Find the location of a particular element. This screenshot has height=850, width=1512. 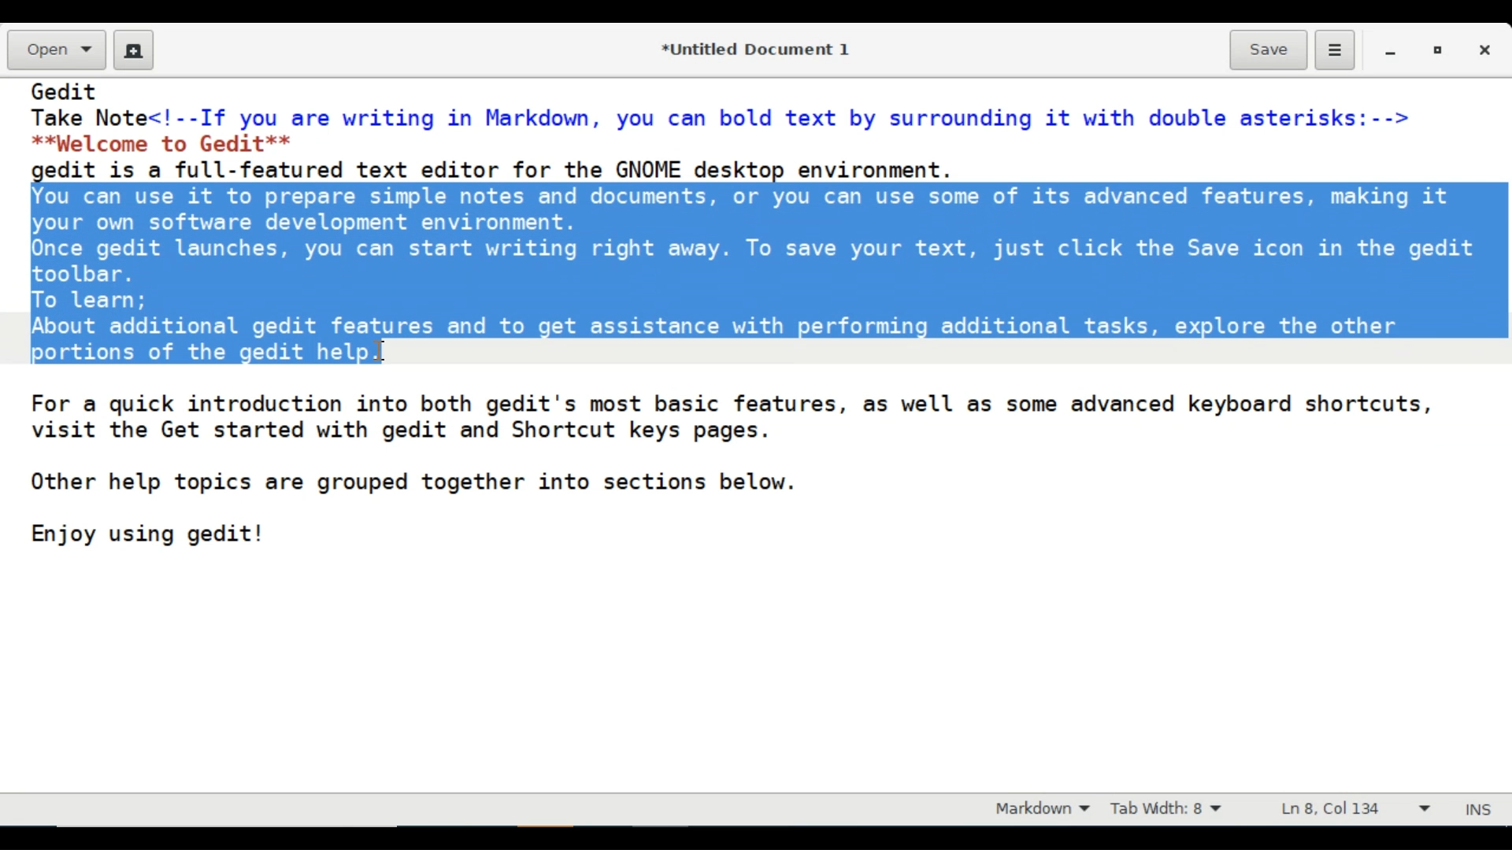

restore is located at coordinates (1436, 50).